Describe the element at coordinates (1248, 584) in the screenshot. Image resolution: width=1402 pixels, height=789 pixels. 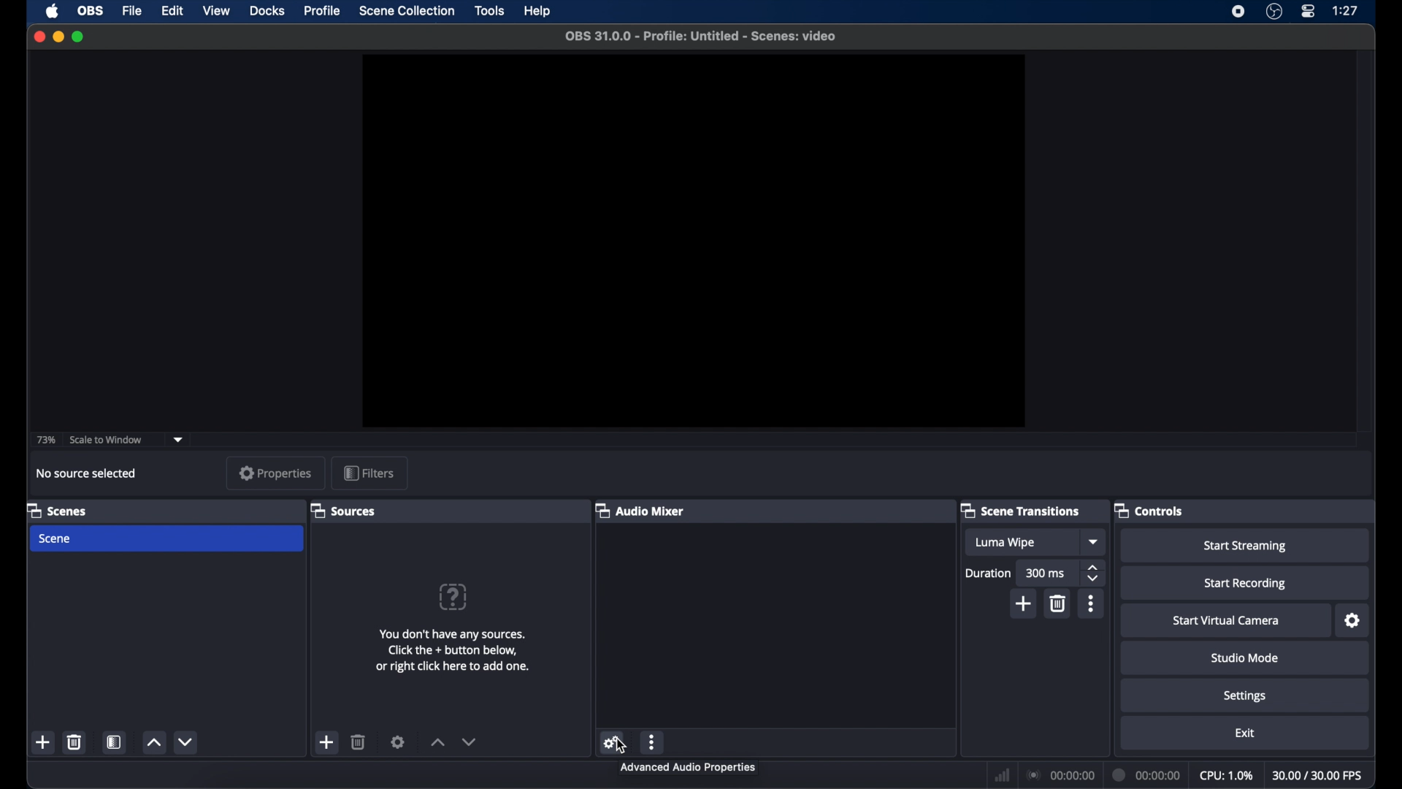
I see `start recording` at that location.